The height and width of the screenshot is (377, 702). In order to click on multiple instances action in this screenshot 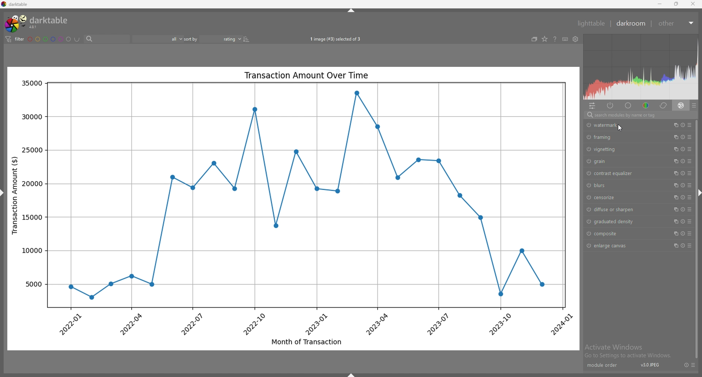, I will do `click(674, 125)`.